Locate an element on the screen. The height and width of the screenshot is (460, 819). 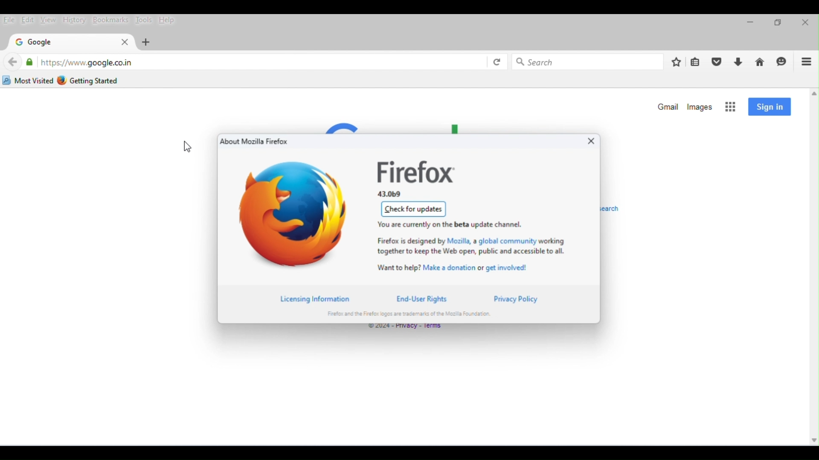
licensing information is located at coordinates (320, 299).